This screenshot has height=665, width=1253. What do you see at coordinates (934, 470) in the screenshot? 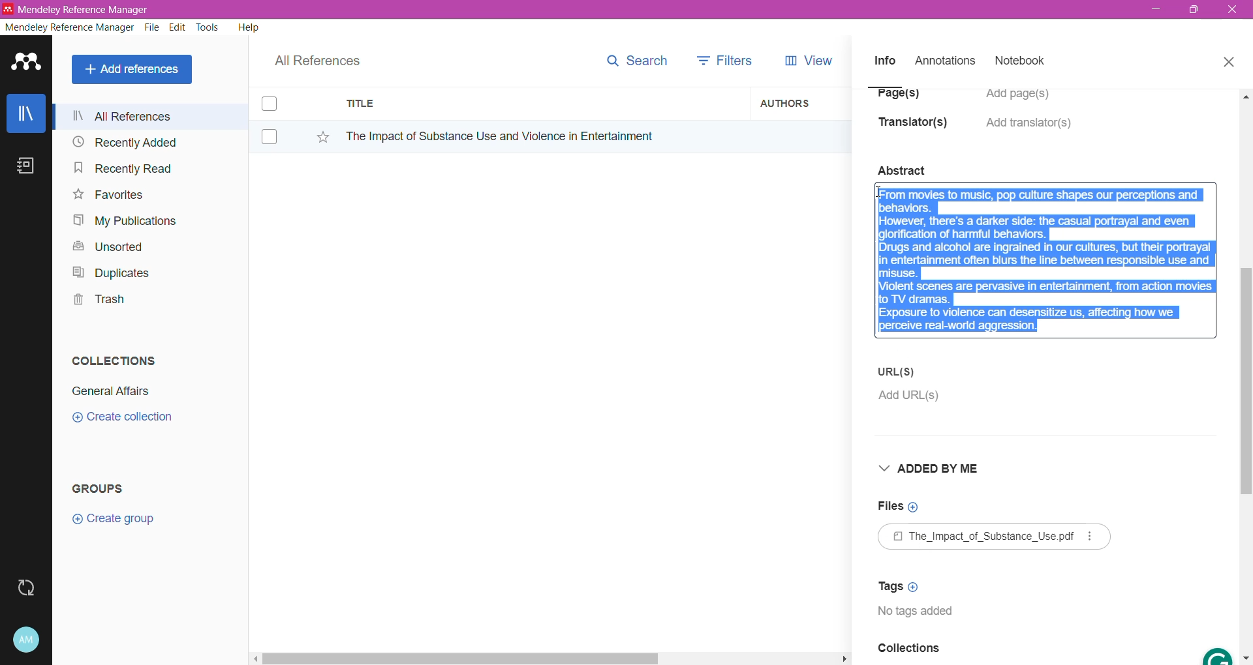
I see `Added By Me` at bounding box center [934, 470].